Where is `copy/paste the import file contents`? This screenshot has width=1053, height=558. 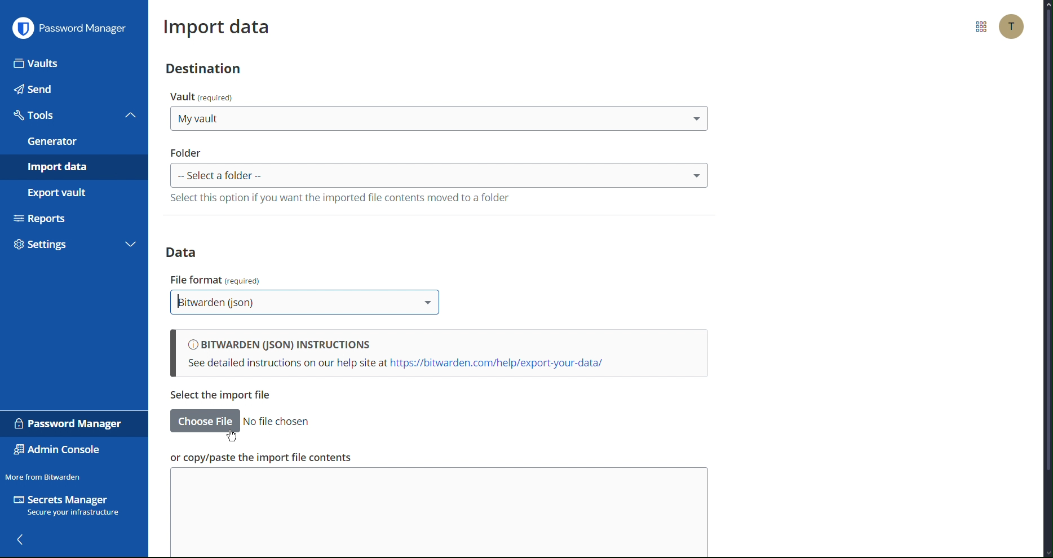
copy/paste the import file contents is located at coordinates (223, 396).